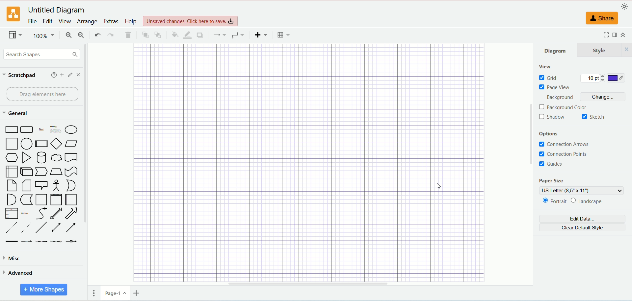 This screenshot has height=301, width=632. What do you see at coordinates (56, 186) in the screenshot?
I see `Actor` at bounding box center [56, 186].